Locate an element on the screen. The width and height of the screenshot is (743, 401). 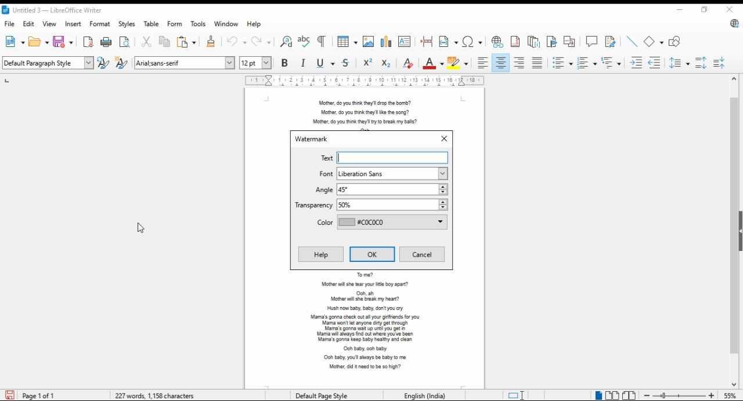
zoom factor is located at coordinates (731, 396).